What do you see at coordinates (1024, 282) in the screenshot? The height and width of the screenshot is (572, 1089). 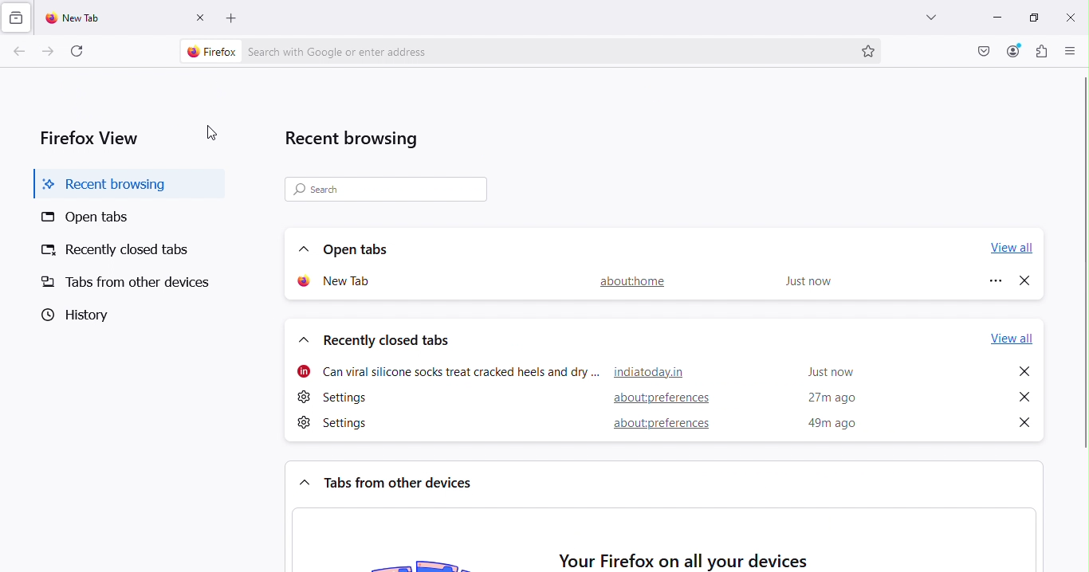 I see `Close new tab` at bounding box center [1024, 282].